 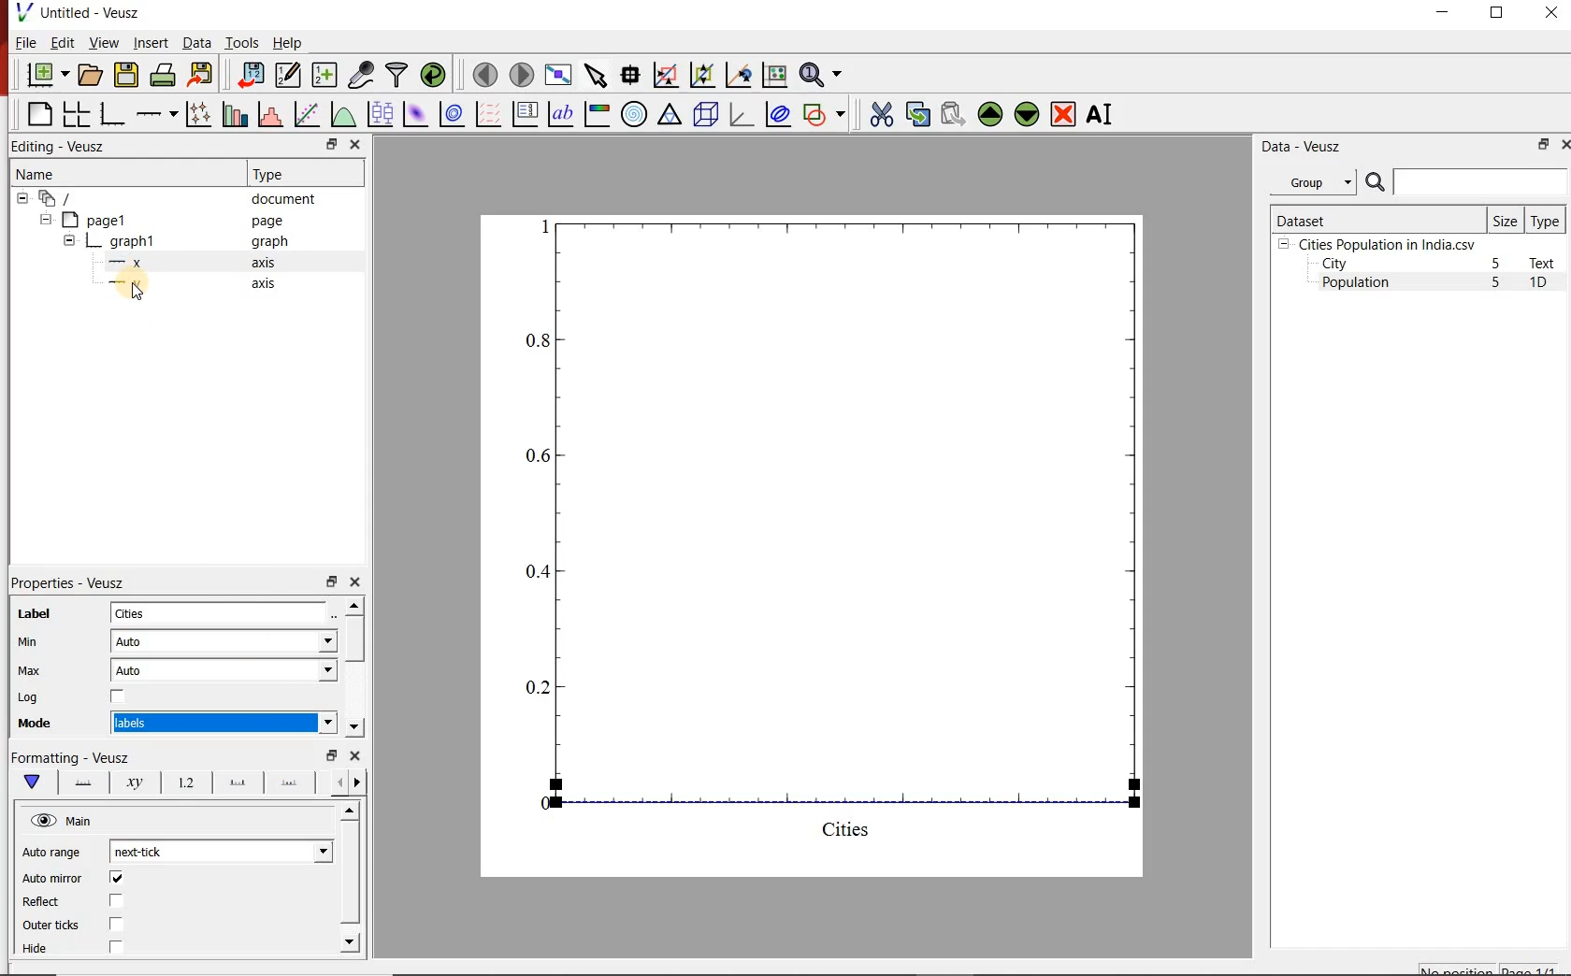 I want to click on 3d scene, so click(x=704, y=113).